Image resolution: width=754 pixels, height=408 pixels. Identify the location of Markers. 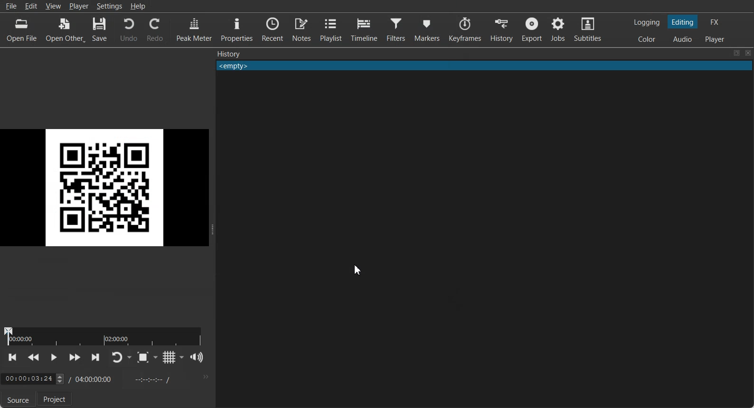
(427, 29).